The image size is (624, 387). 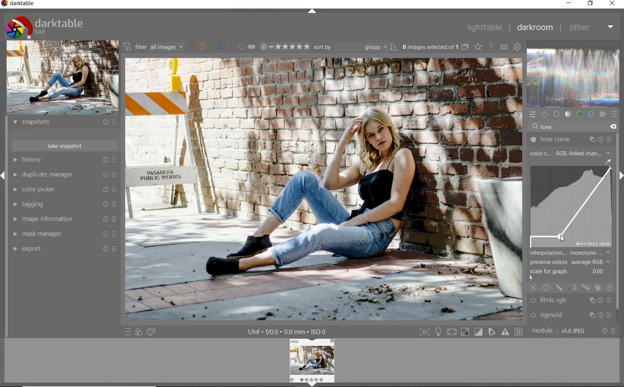 I want to click on tagging, so click(x=64, y=204).